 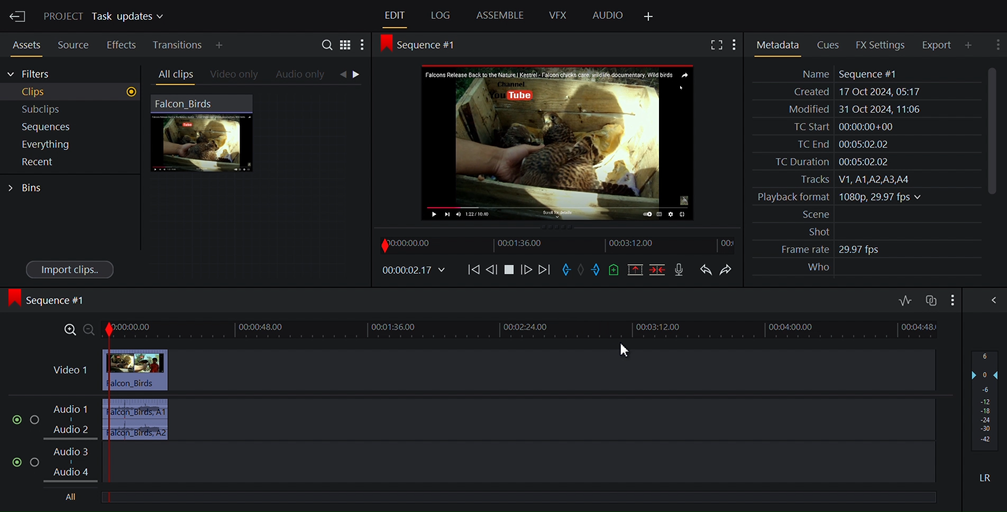 What do you see at coordinates (657, 270) in the screenshot?
I see `Delete/cut` at bounding box center [657, 270].